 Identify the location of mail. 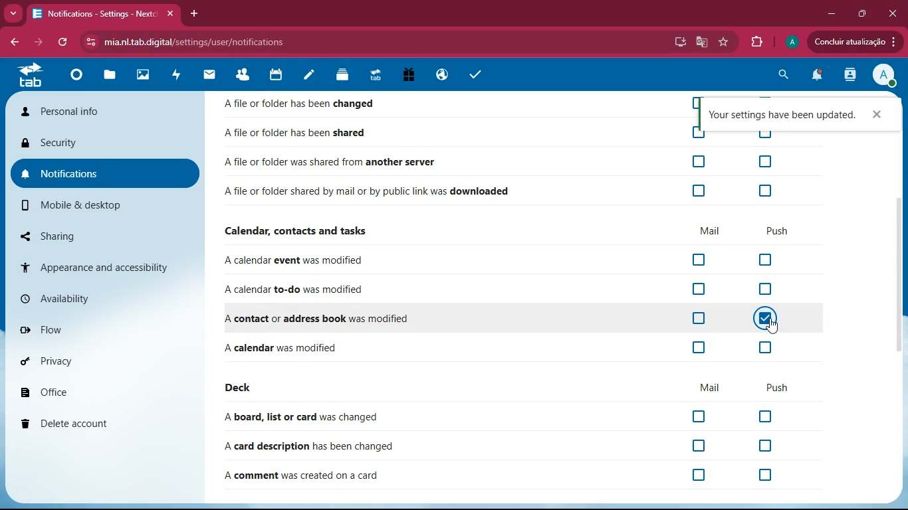
(707, 232).